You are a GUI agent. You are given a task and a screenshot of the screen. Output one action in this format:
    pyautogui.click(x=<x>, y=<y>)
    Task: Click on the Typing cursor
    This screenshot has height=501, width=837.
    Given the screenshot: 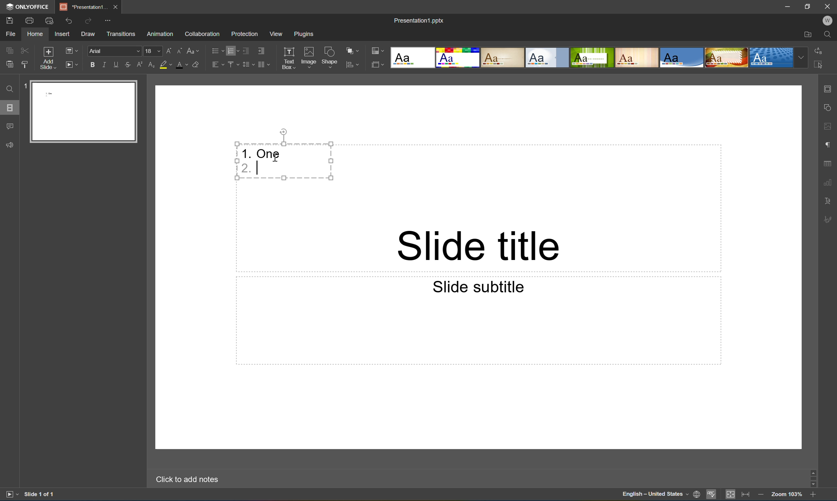 What is the action you would take?
    pyautogui.click(x=261, y=168)
    